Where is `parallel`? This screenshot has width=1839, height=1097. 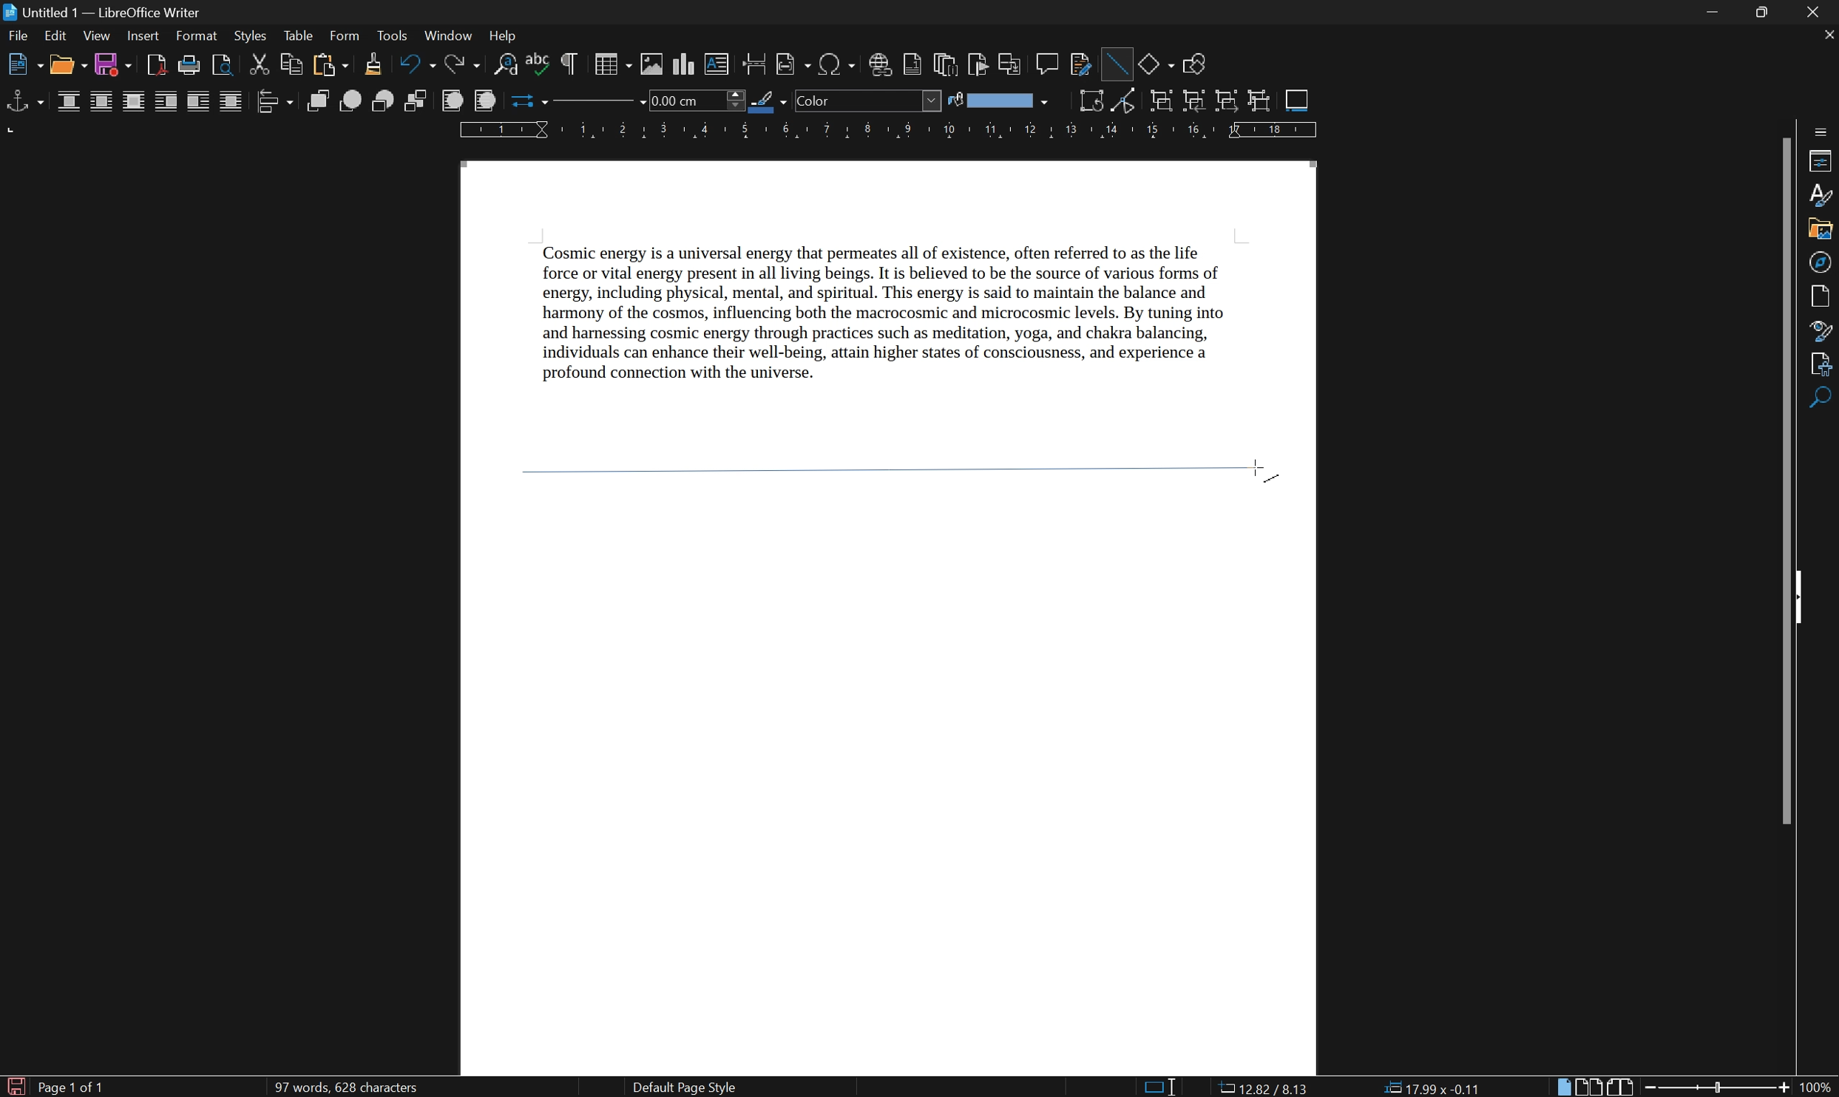
parallel is located at coordinates (103, 103).